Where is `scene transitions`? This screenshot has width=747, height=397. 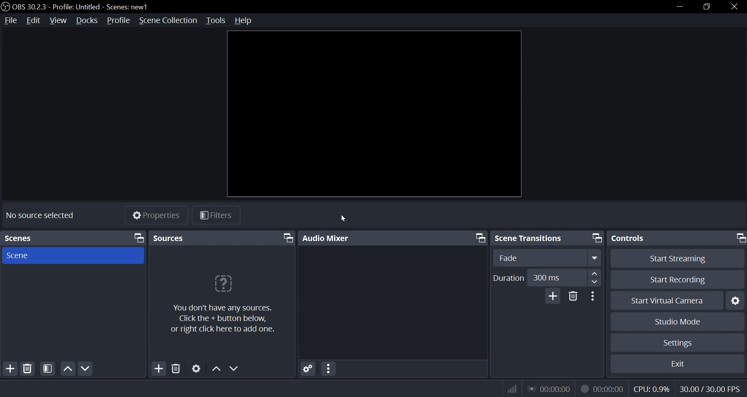 scene transitions is located at coordinates (532, 238).